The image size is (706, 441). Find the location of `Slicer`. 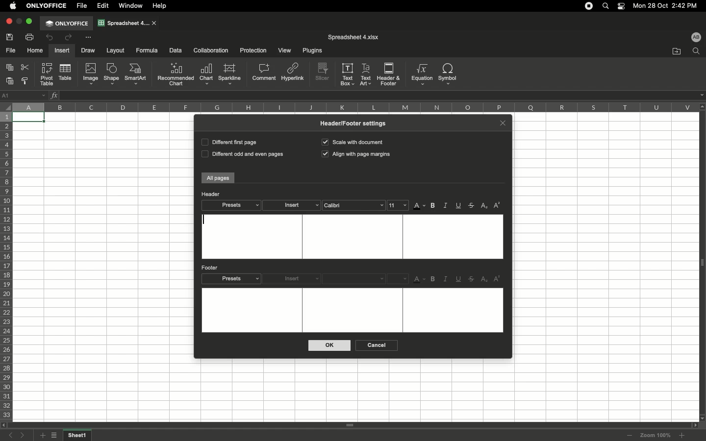

Slicer is located at coordinates (324, 72).